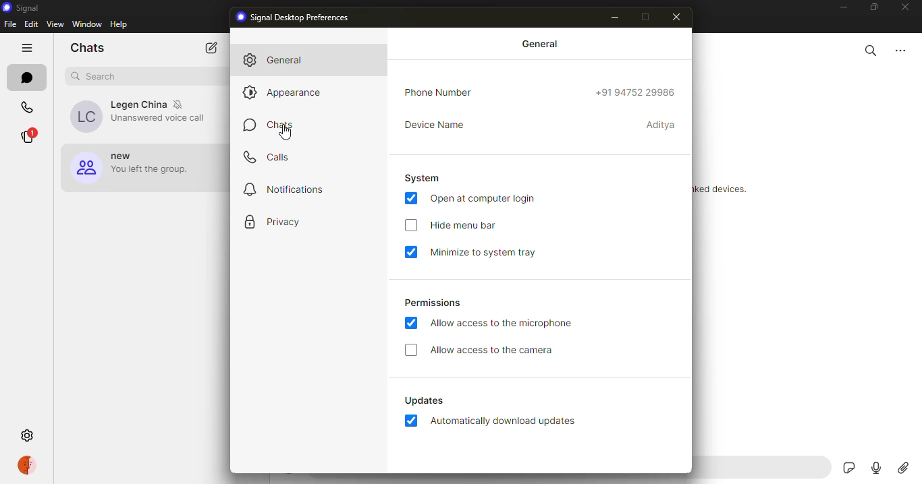 This screenshot has height=484, width=922. I want to click on minimize, so click(614, 18).